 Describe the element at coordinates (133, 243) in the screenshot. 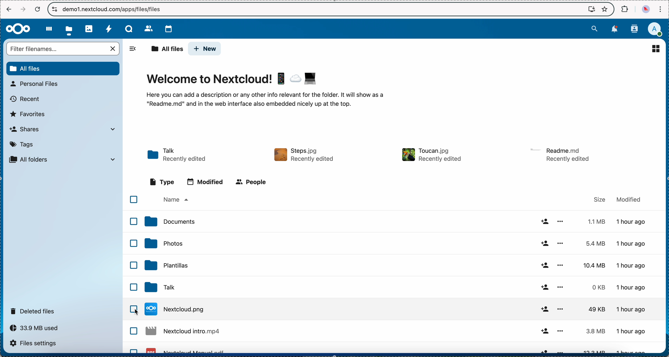

I see `checkbox list` at that location.